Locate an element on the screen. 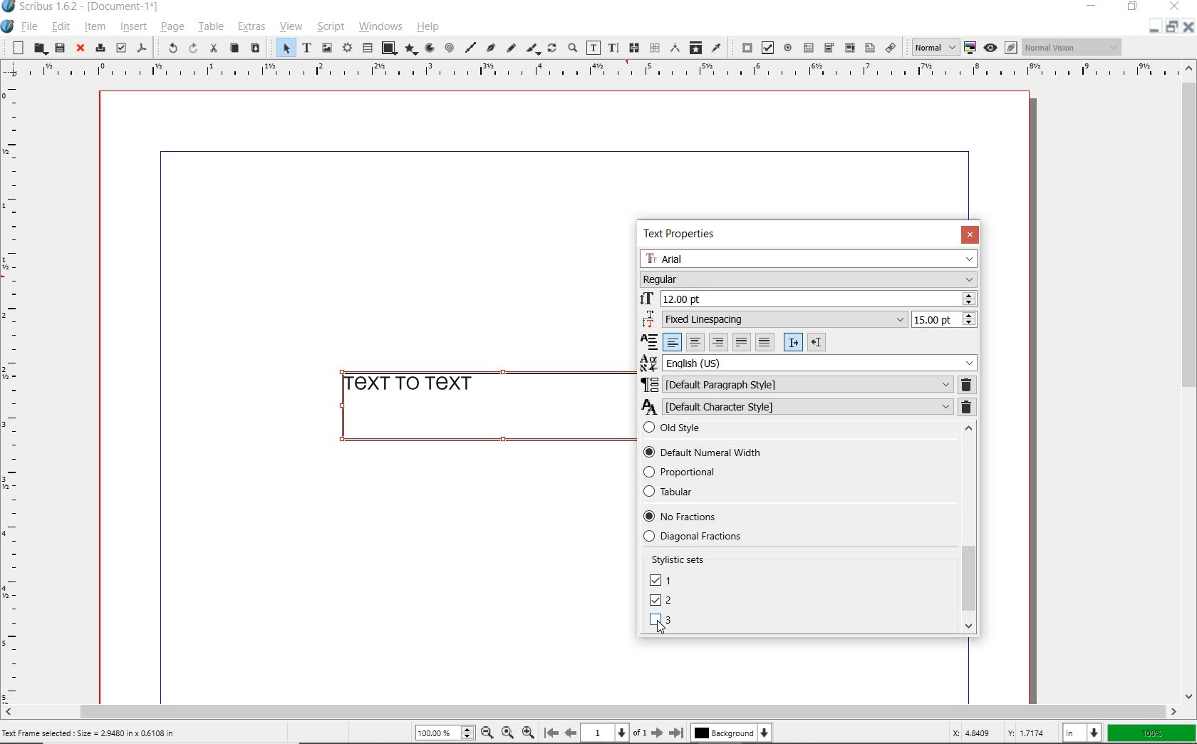 This screenshot has height=744, width=1197. normal is located at coordinates (933, 47).